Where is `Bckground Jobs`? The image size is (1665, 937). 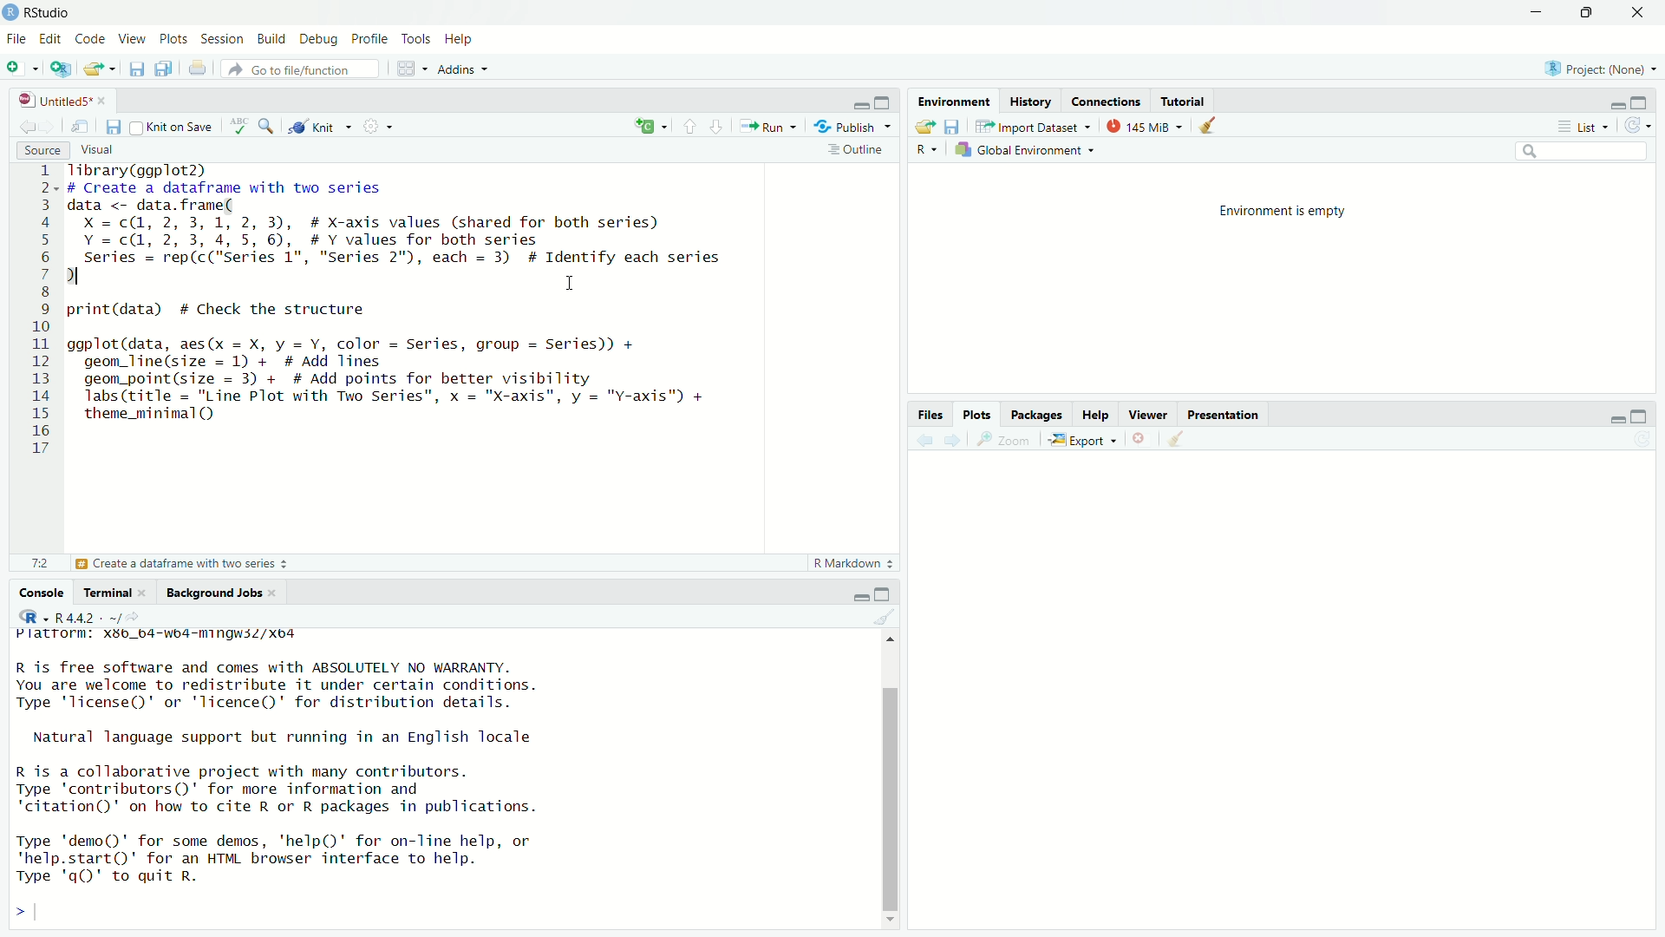
Bckground Jobs is located at coordinates (219, 591).